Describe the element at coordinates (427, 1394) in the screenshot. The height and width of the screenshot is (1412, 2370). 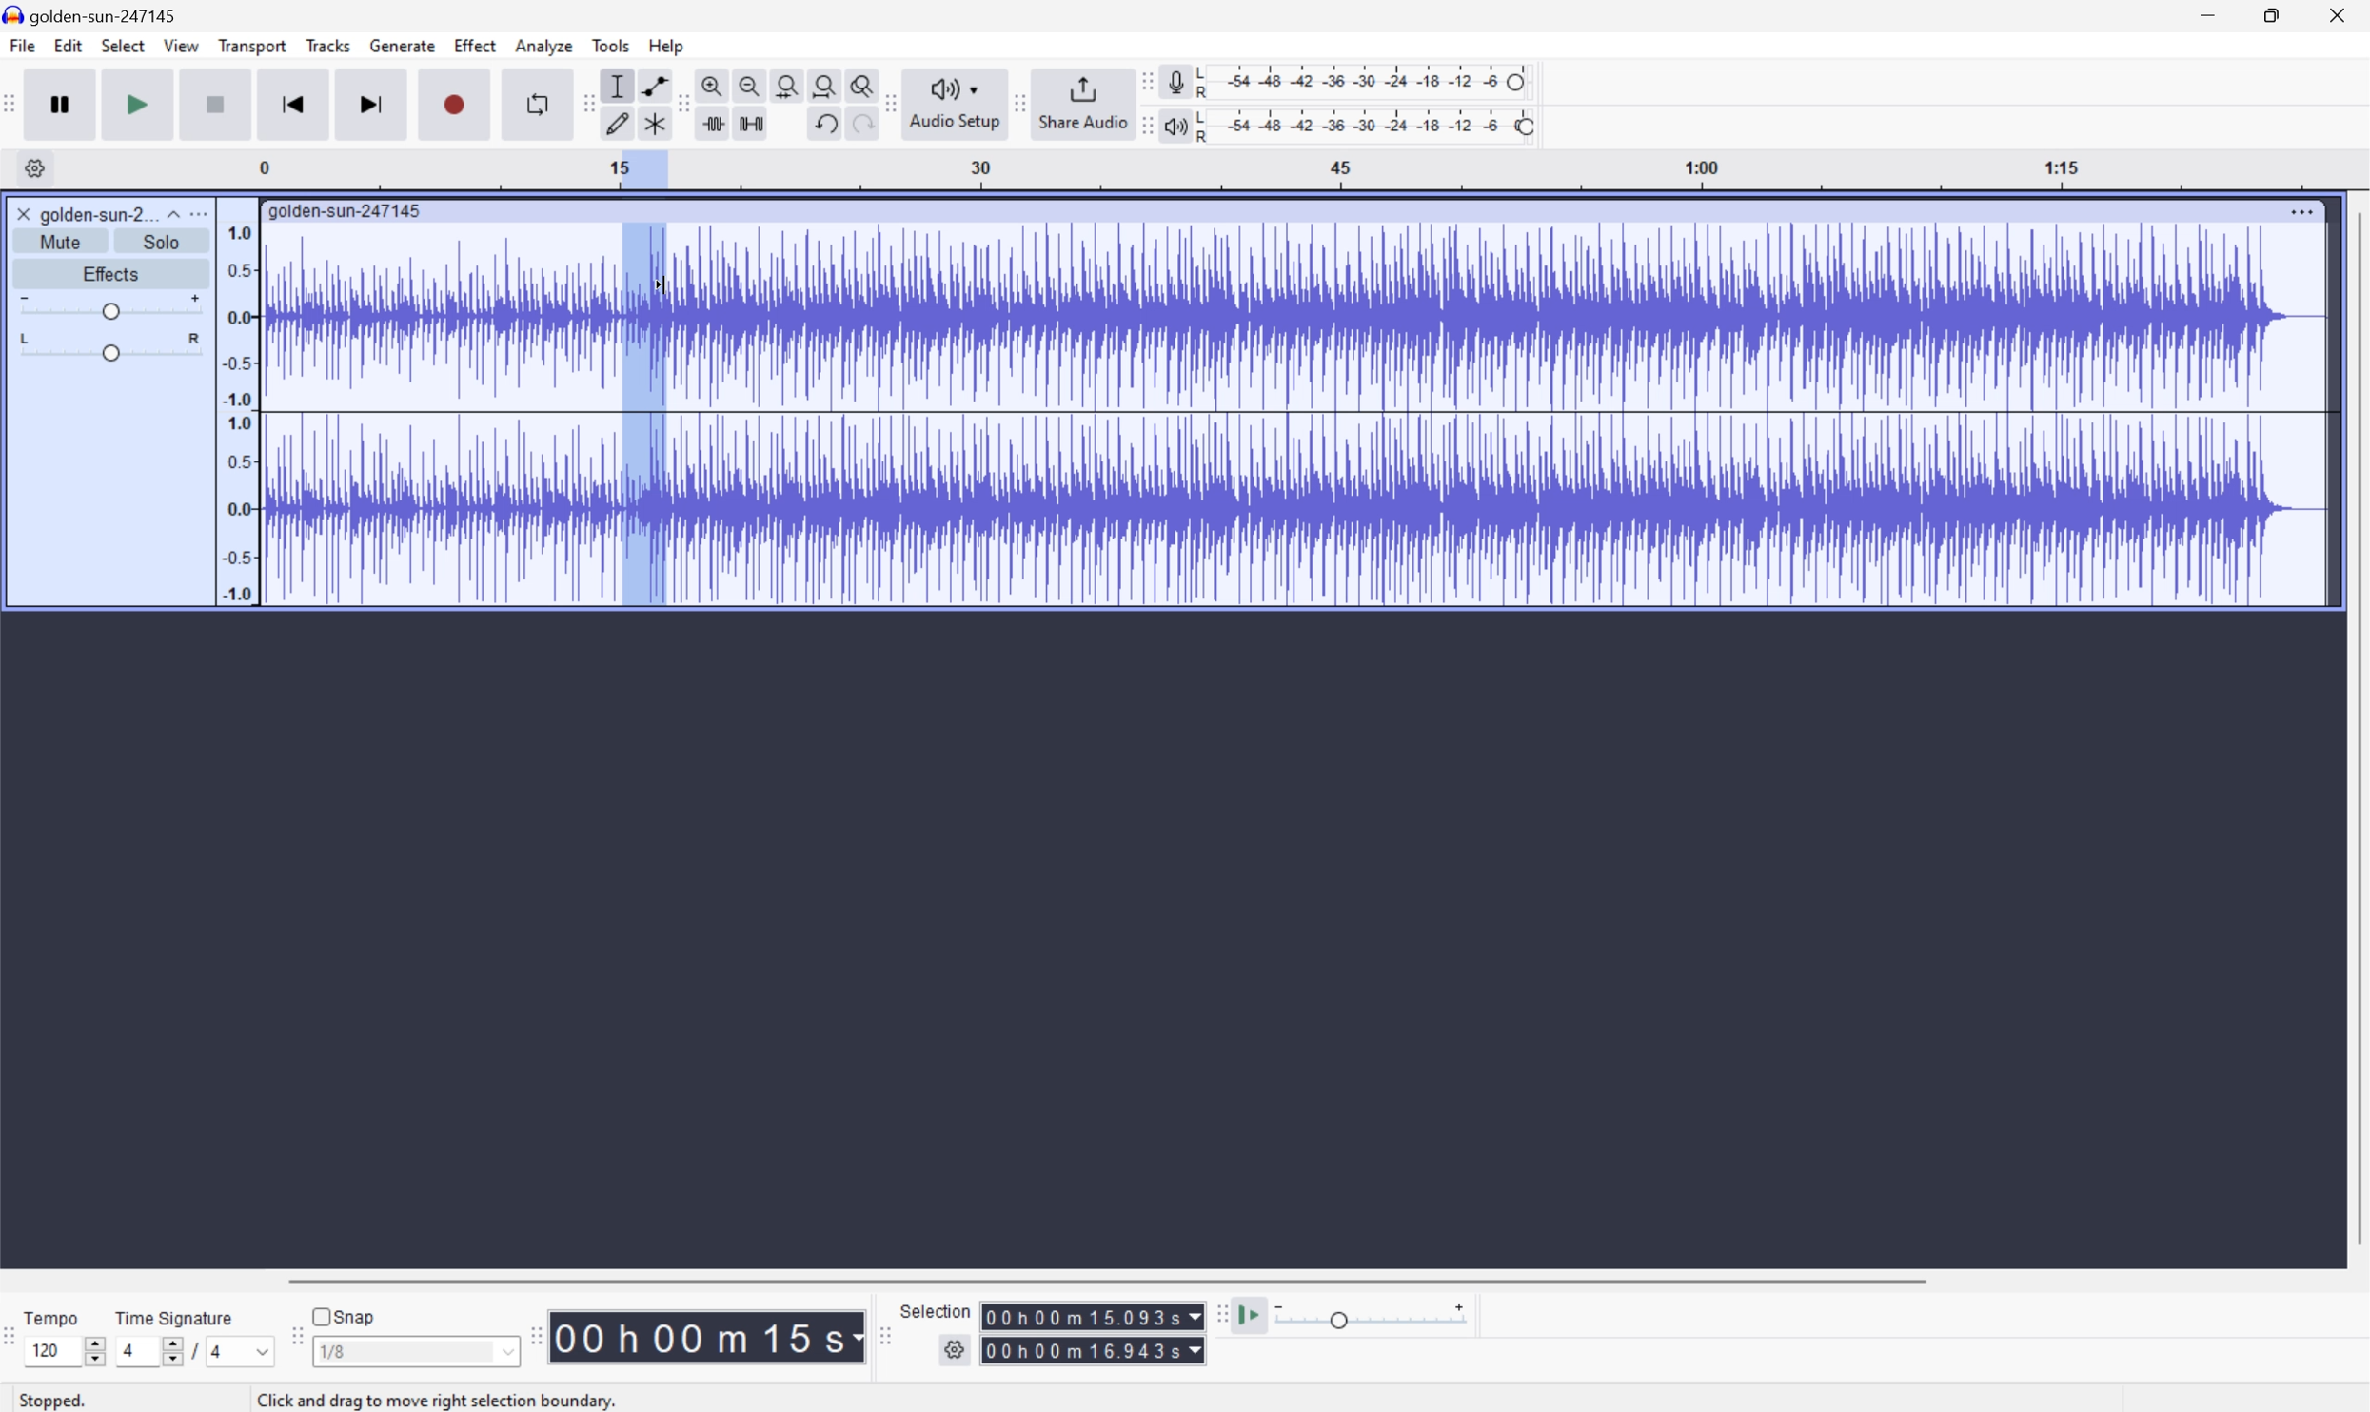
I see `Click and drag to select audio` at that location.